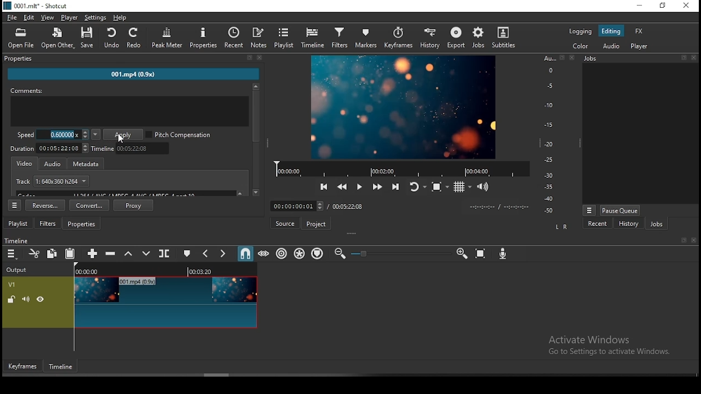 This screenshot has height=394, width=701. What do you see at coordinates (339, 254) in the screenshot?
I see `zoom timeline out` at bounding box center [339, 254].